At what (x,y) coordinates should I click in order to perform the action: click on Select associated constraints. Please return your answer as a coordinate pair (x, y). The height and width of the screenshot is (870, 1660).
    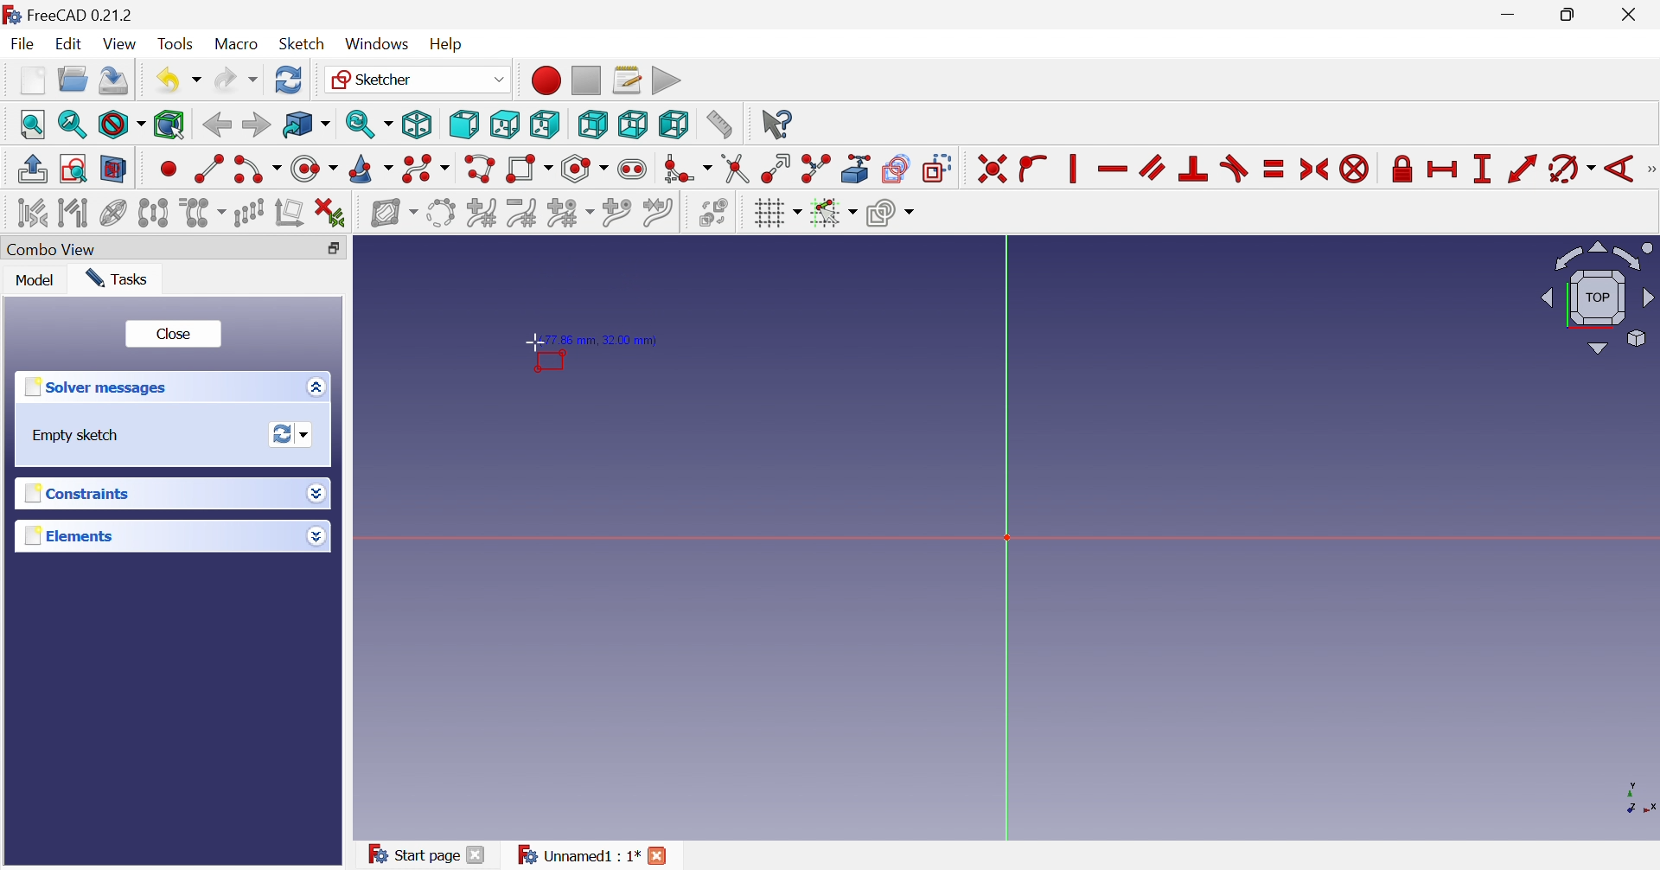
    Looking at the image, I should click on (31, 214).